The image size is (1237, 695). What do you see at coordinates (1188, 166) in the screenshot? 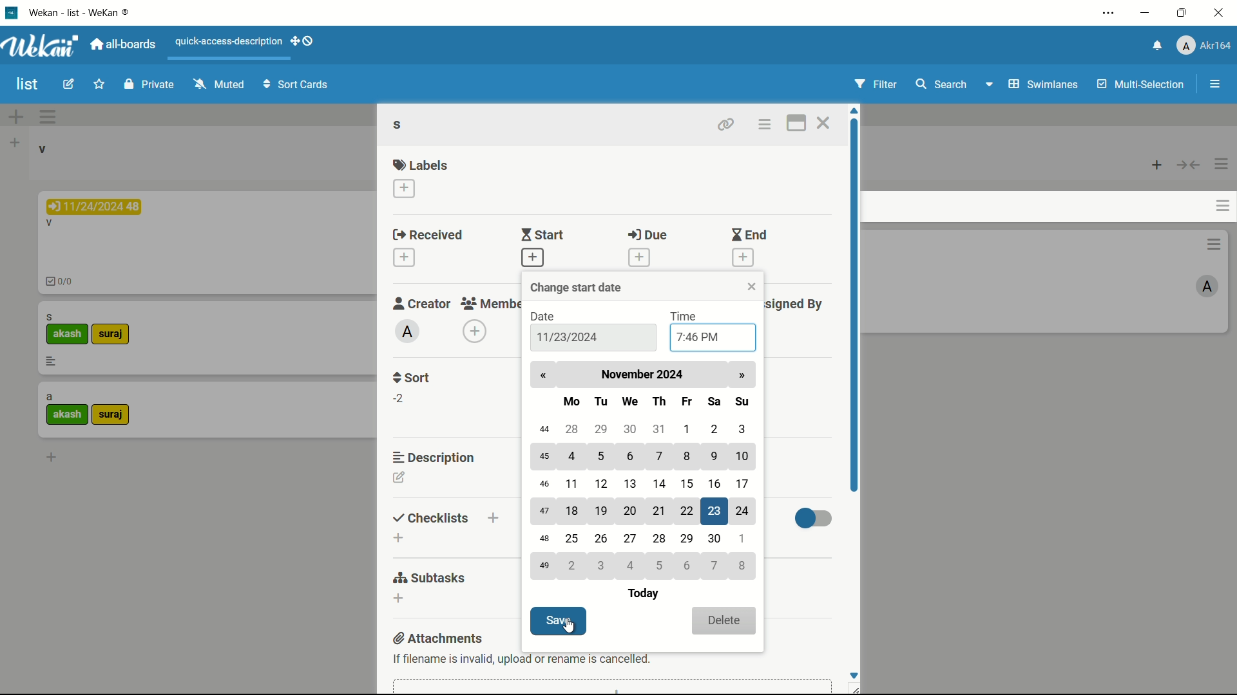
I see `collapse` at bounding box center [1188, 166].